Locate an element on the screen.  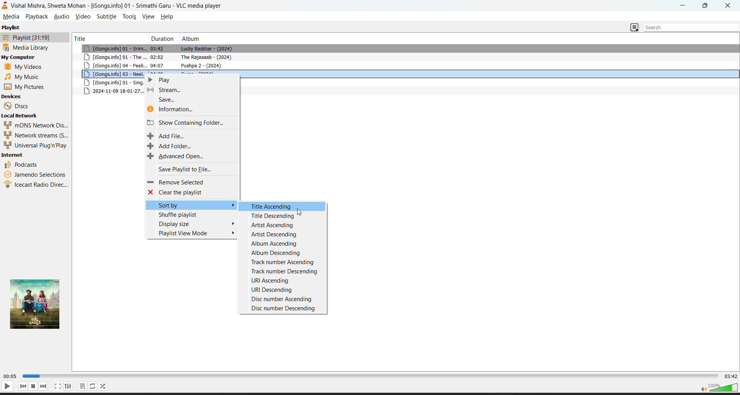
uri ascending is located at coordinates (283, 280).